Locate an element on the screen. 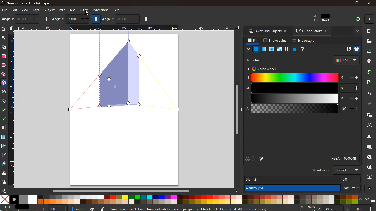 This screenshot has height=211, width=376. glass is located at coordinates (279, 49).